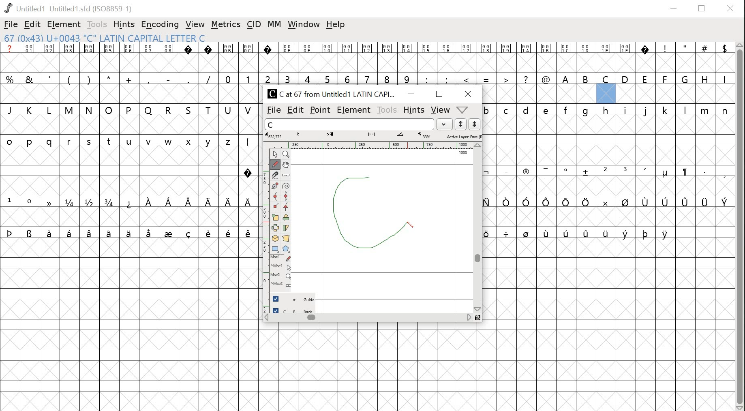 Image resolution: width=745 pixels, height=411 pixels. I want to click on scrollbar, so click(478, 228).